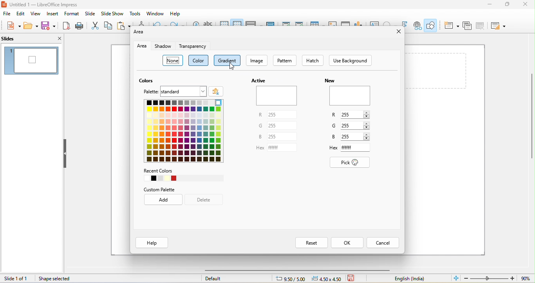  What do you see at coordinates (90, 14) in the screenshot?
I see `slide` at bounding box center [90, 14].